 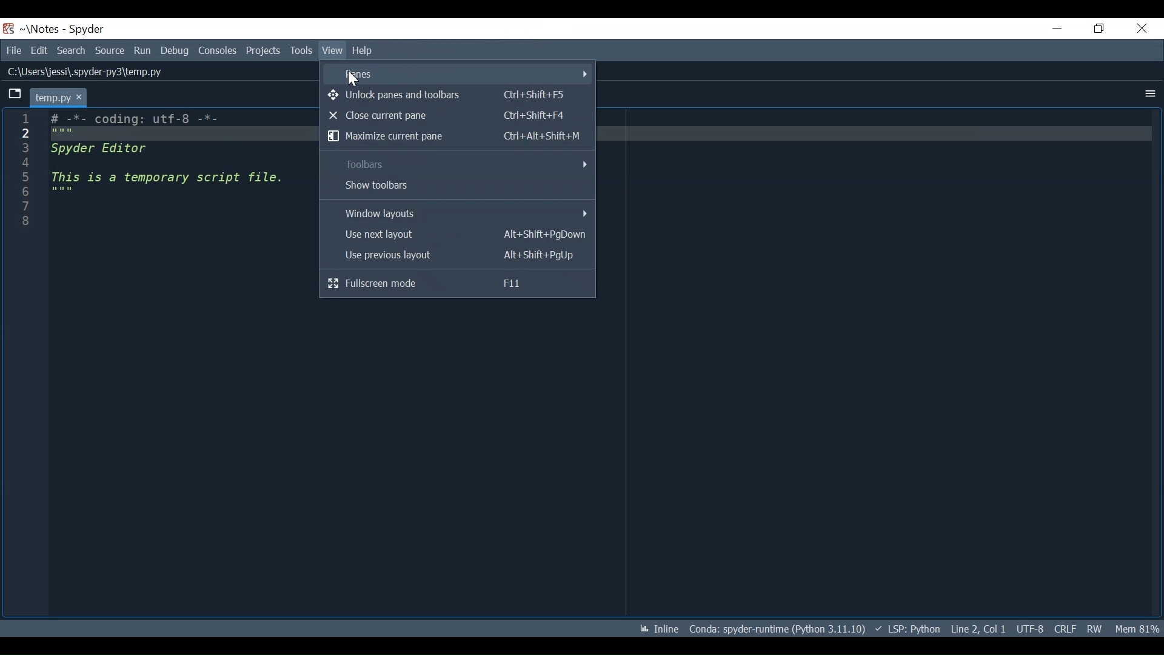 I want to click on File Path, so click(x=82, y=72).